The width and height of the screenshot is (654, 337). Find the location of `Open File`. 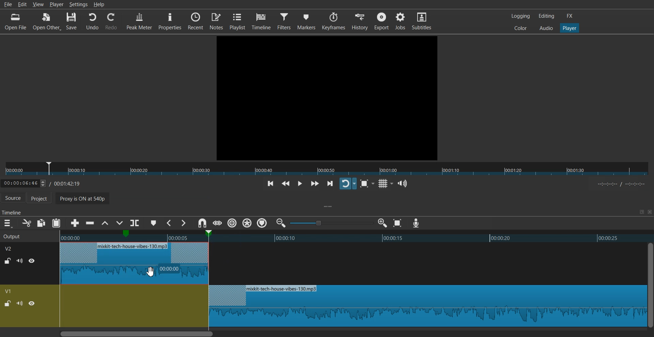

Open File is located at coordinates (16, 21).